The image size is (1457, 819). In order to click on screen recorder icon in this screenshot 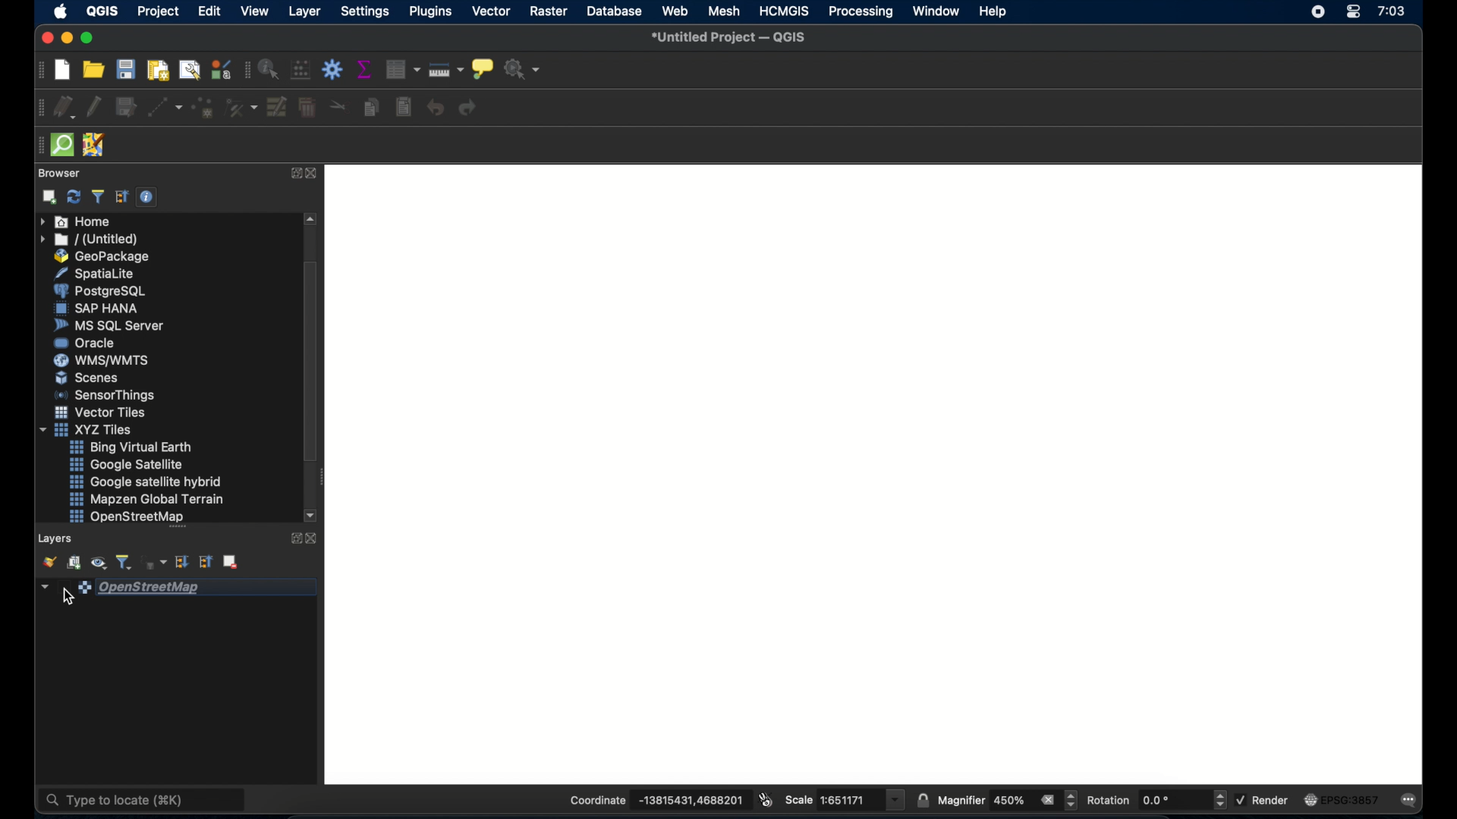, I will do `click(1316, 13)`.